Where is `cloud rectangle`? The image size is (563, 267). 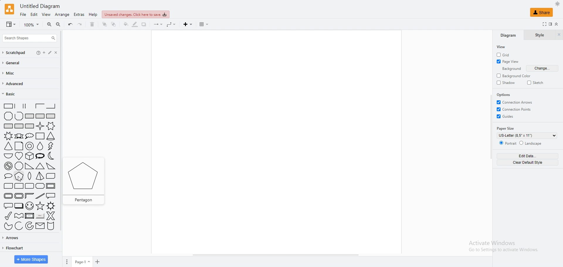
cloud rectangle is located at coordinates (39, 136).